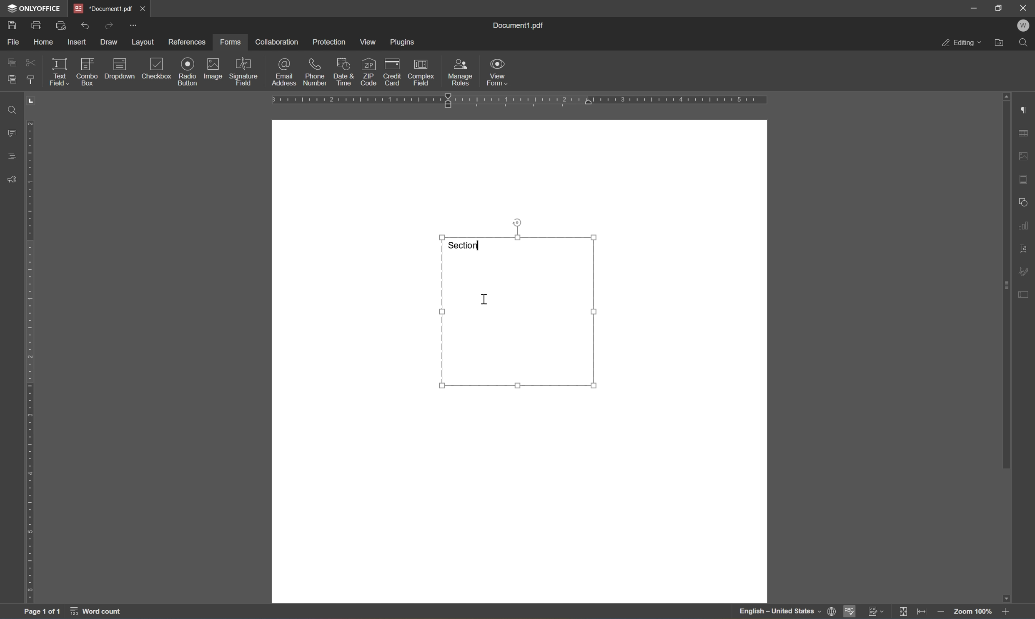  Describe the element at coordinates (404, 43) in the screenshot. I see `plugins` at that location.